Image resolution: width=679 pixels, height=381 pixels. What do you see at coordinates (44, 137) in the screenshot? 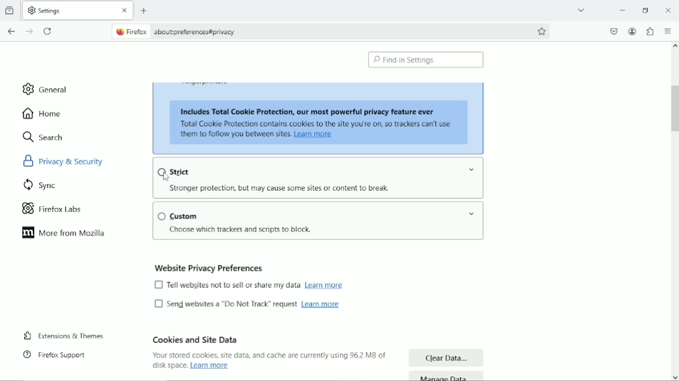
I see `search` at bounding box center [44, 137].